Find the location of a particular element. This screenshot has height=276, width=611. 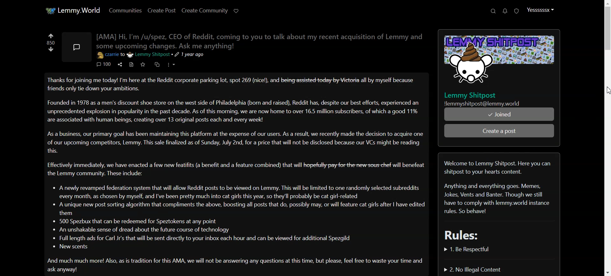

Image is located at coordinates (76, 47).